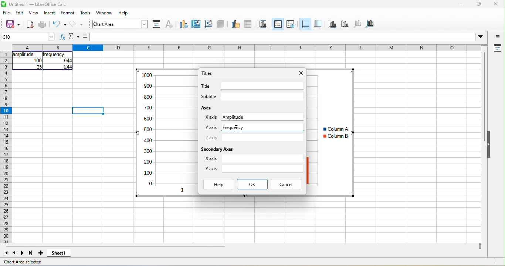 This screenshot has width=505, height=266. I want to click on is equal to symbol, so click(85, 36).